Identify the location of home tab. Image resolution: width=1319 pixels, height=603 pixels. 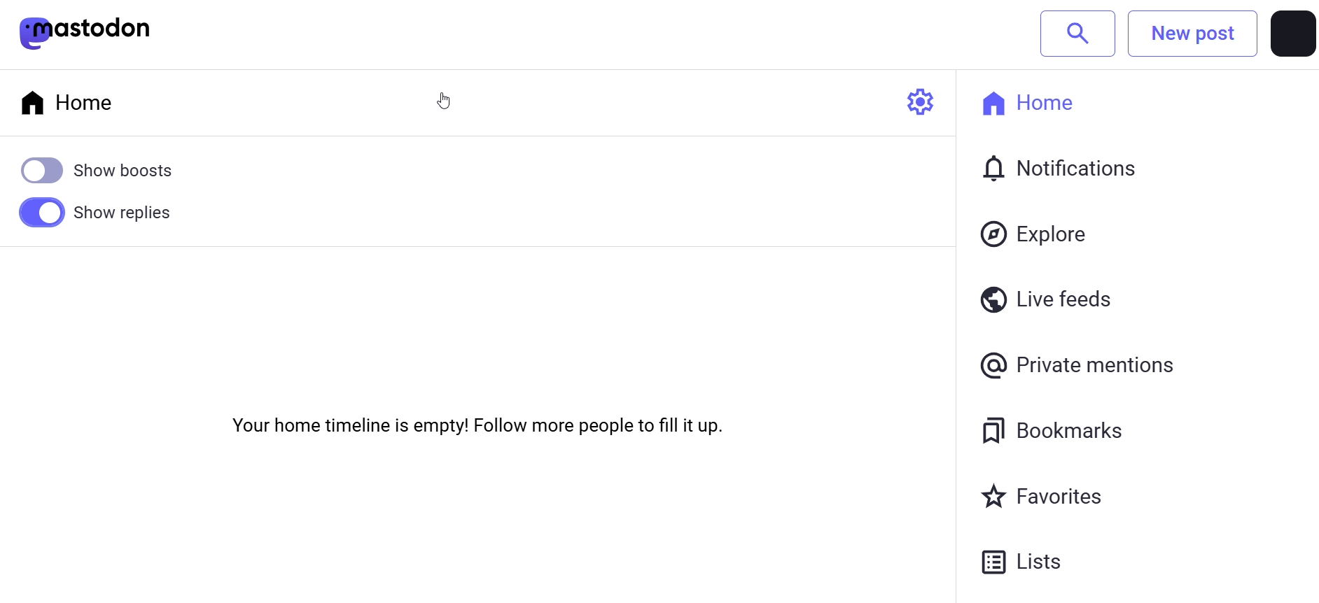
(69, 104).